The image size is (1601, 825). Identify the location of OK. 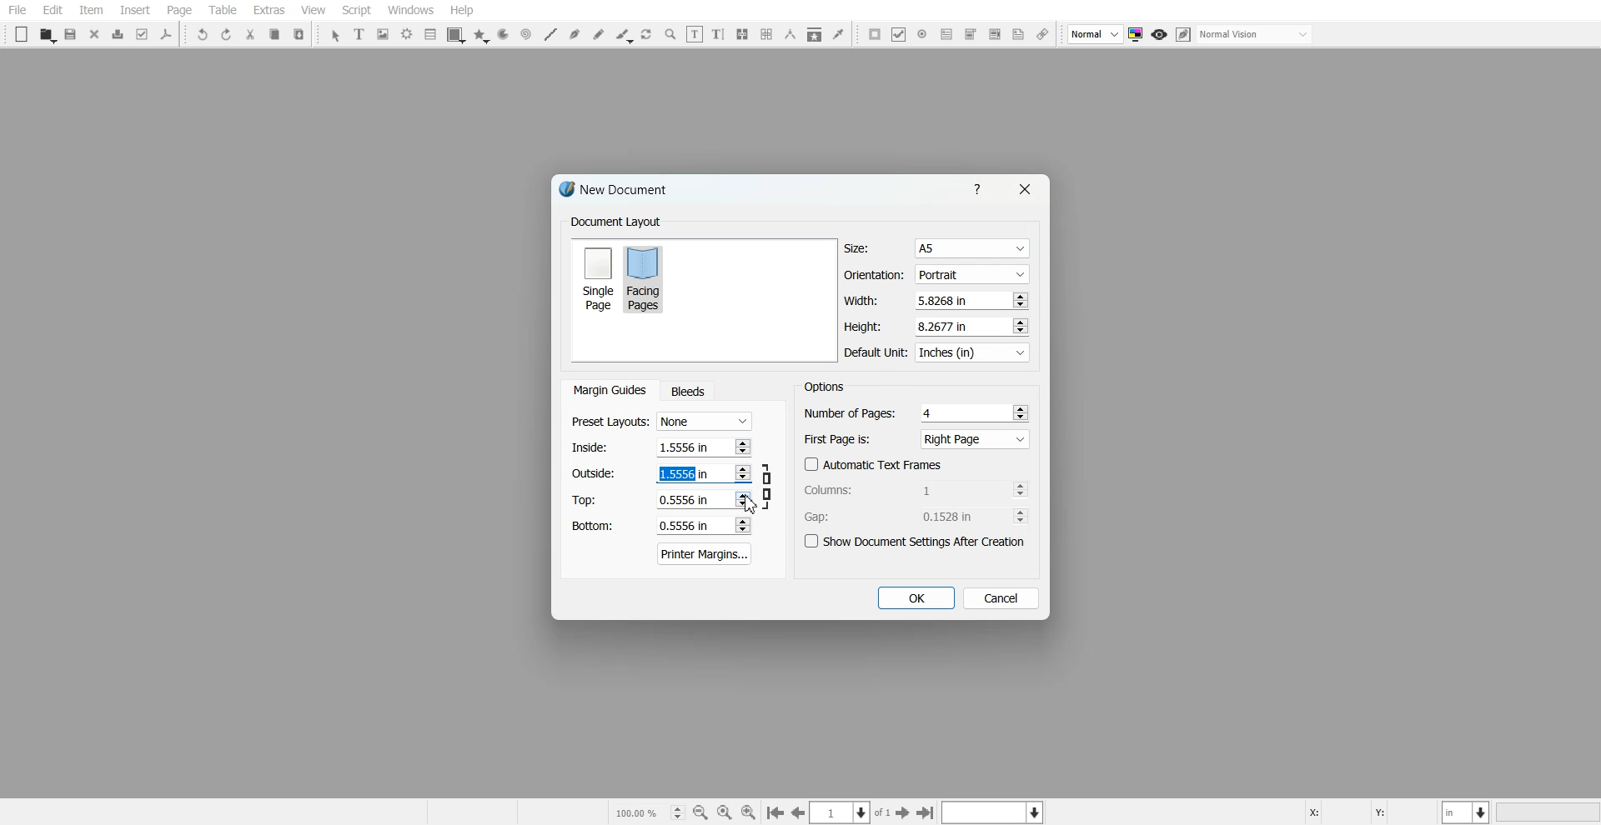
(915, 598).